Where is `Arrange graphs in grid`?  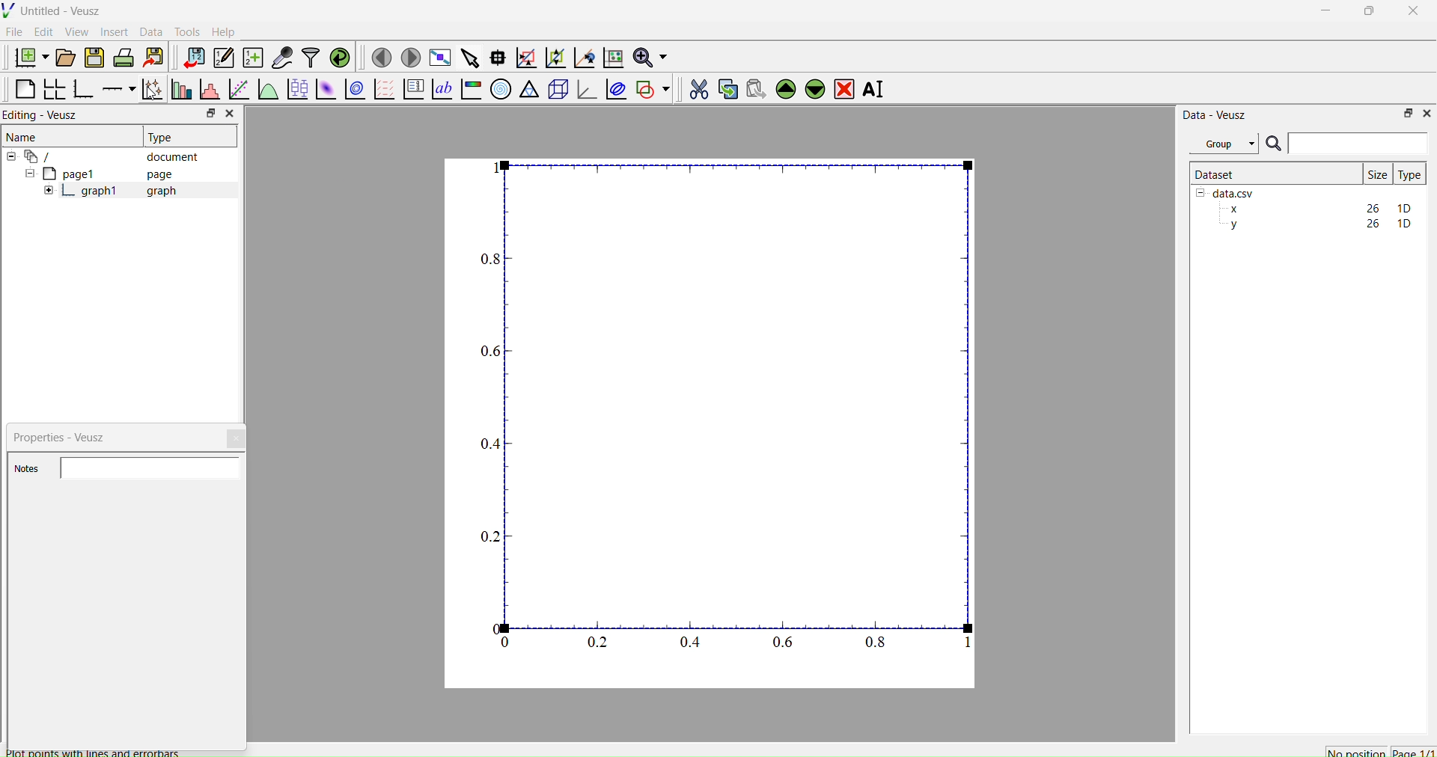 Arrange graphs in grid is located at coordinates (54, 91).